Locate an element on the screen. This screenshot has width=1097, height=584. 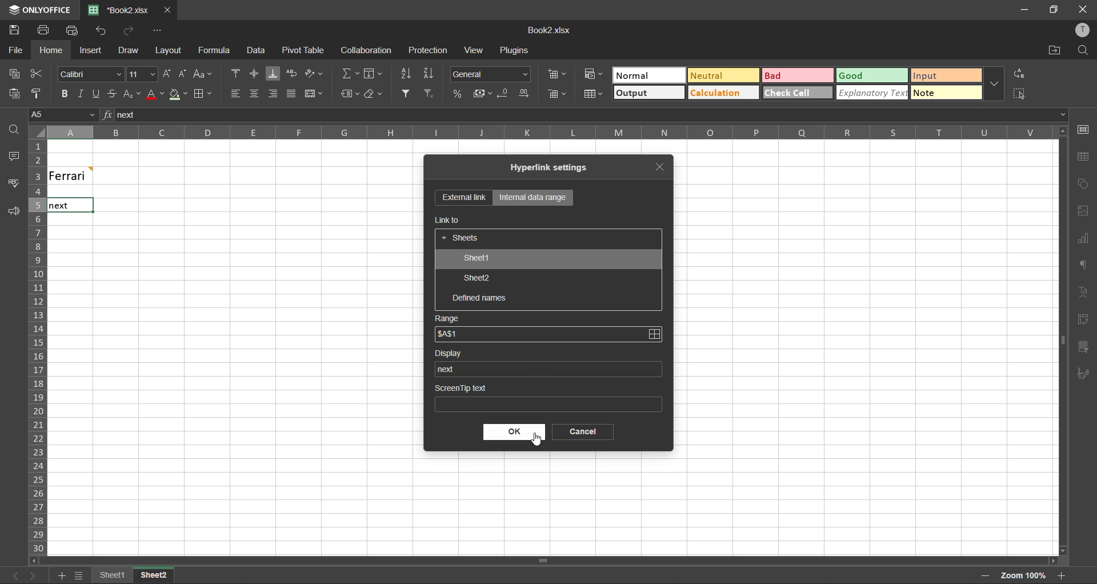
zoom factor is located at coordinates (1021, 575).